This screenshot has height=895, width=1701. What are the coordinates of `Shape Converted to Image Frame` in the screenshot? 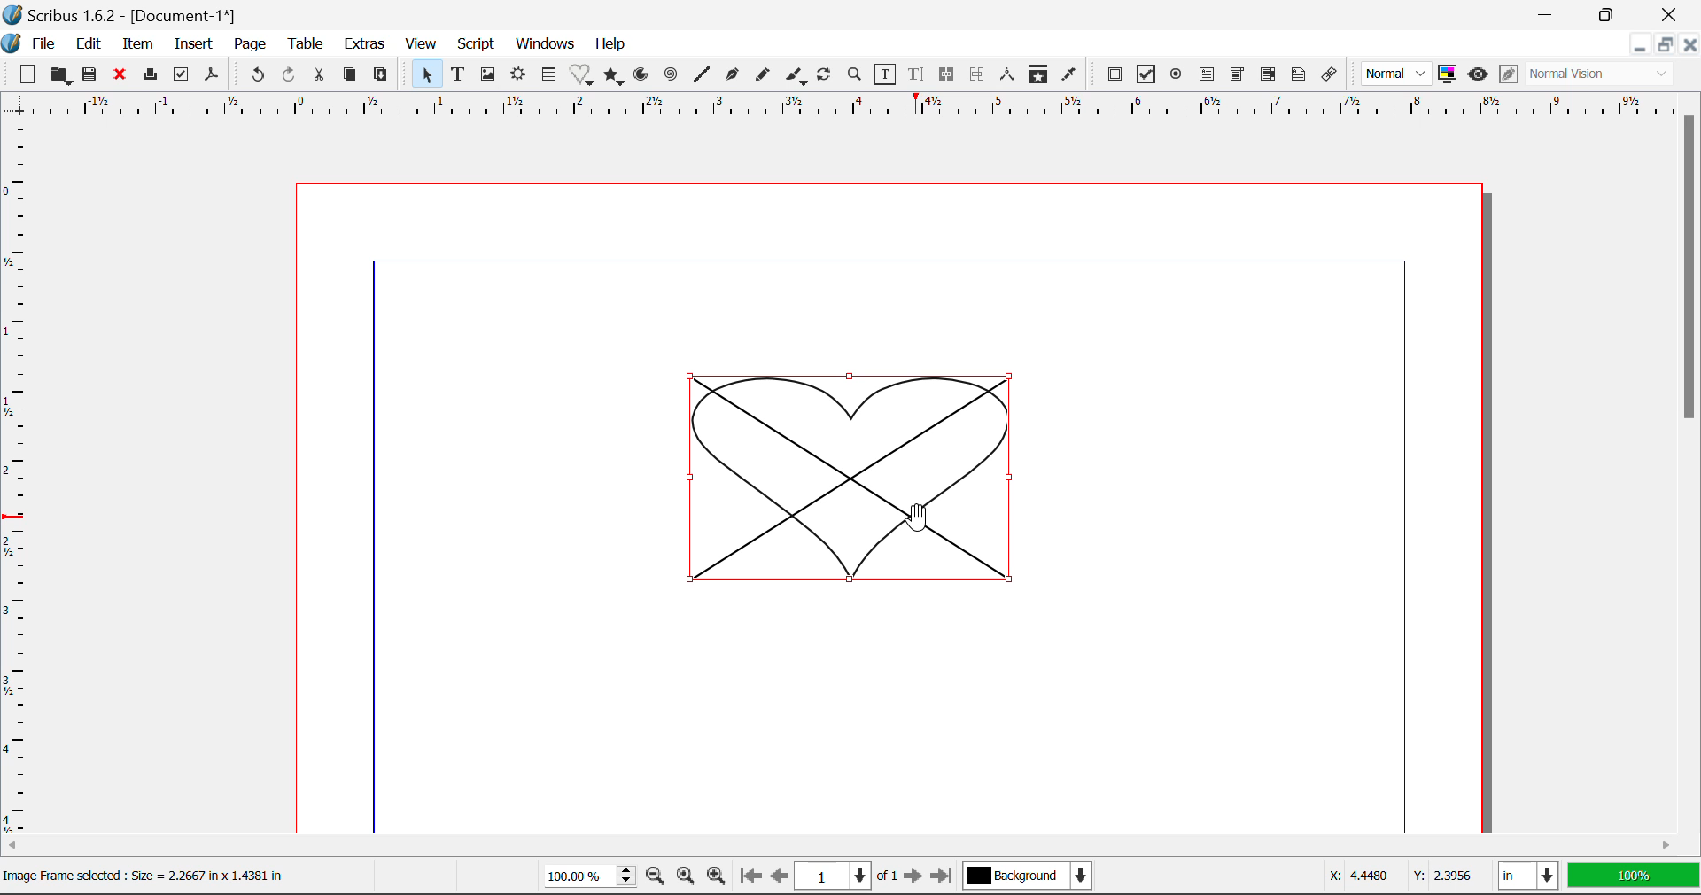 It's located at (849, 476).